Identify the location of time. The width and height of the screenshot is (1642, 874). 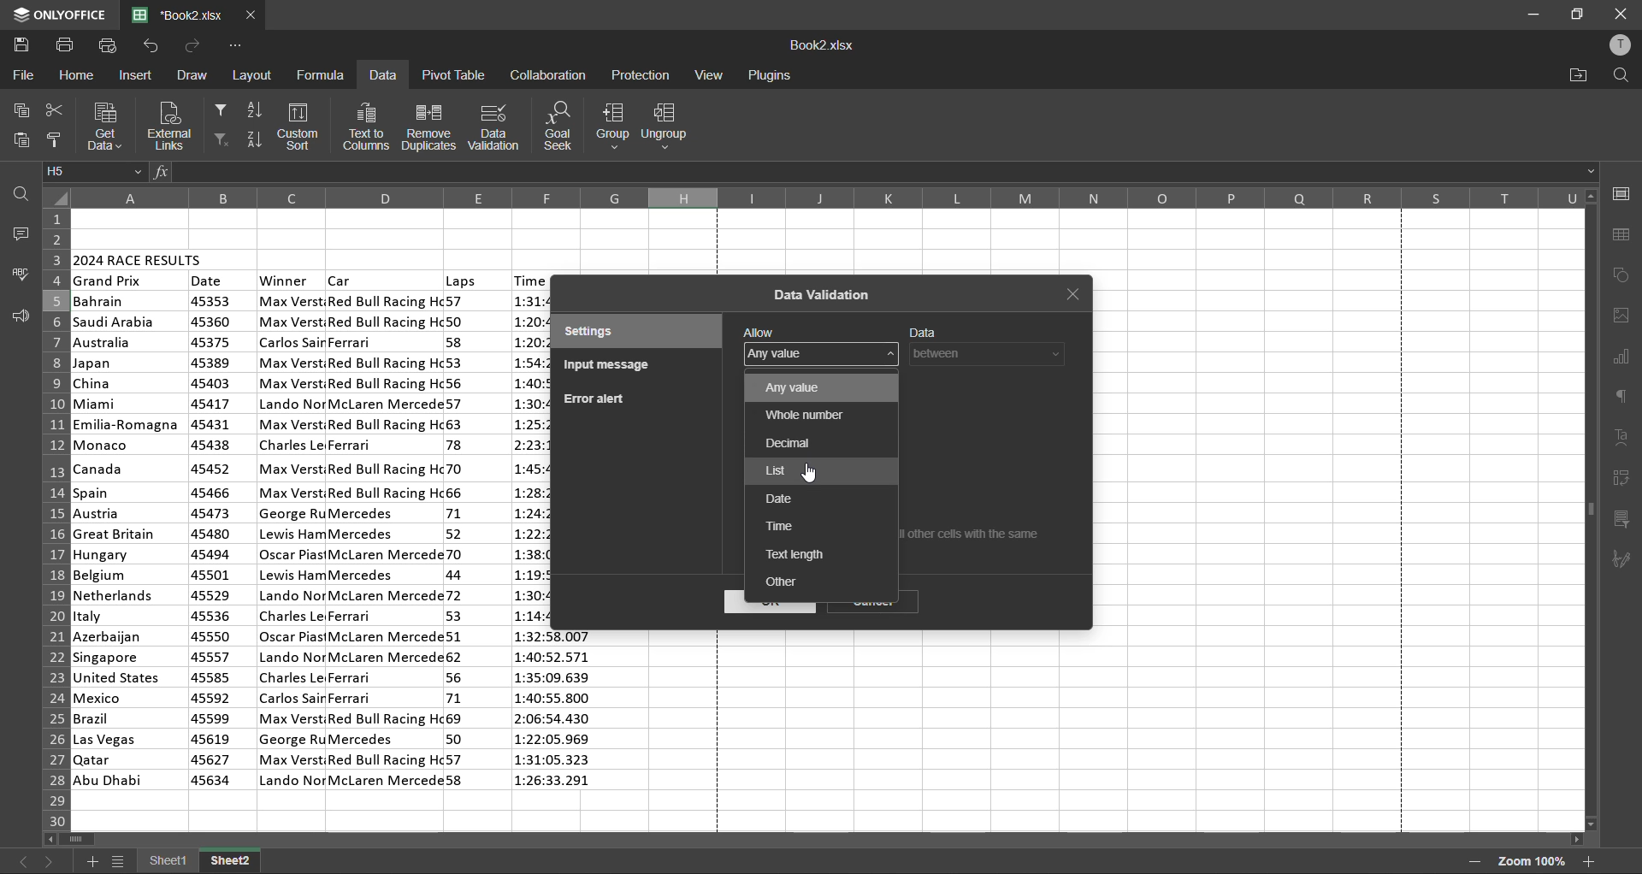
(529, 280).